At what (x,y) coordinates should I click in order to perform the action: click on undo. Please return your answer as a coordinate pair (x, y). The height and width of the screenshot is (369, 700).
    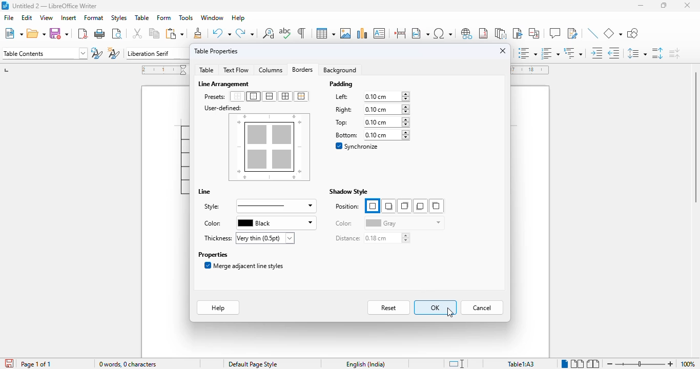
    Looking at the image, I should click on (222, 33).